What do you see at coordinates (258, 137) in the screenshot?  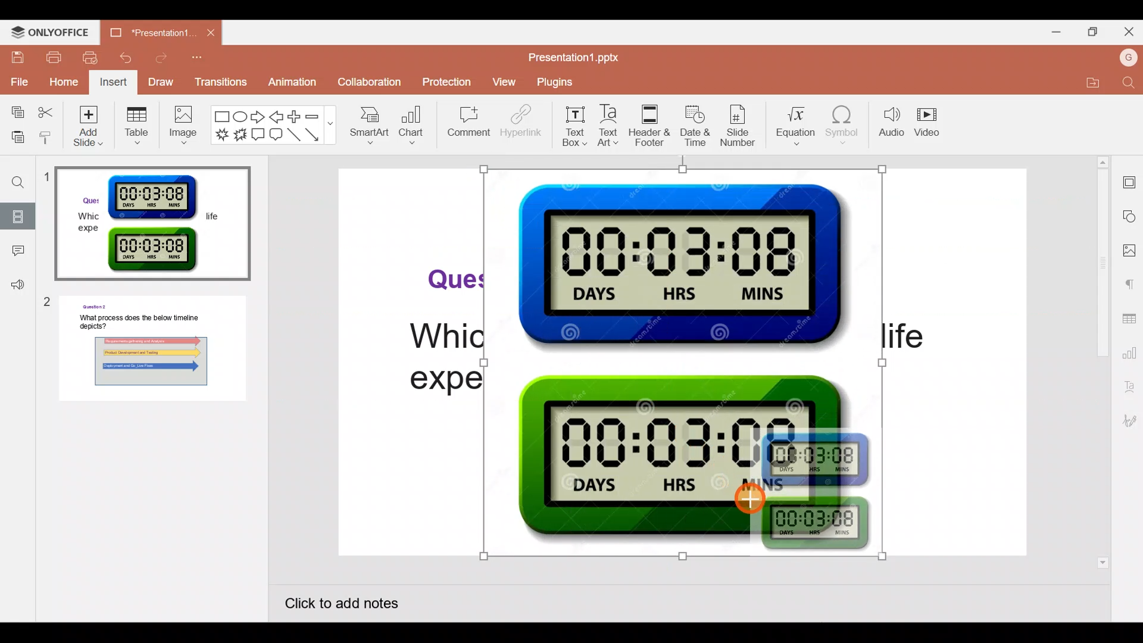 I see `Rectangular callout` at bounding box center [258, 137].